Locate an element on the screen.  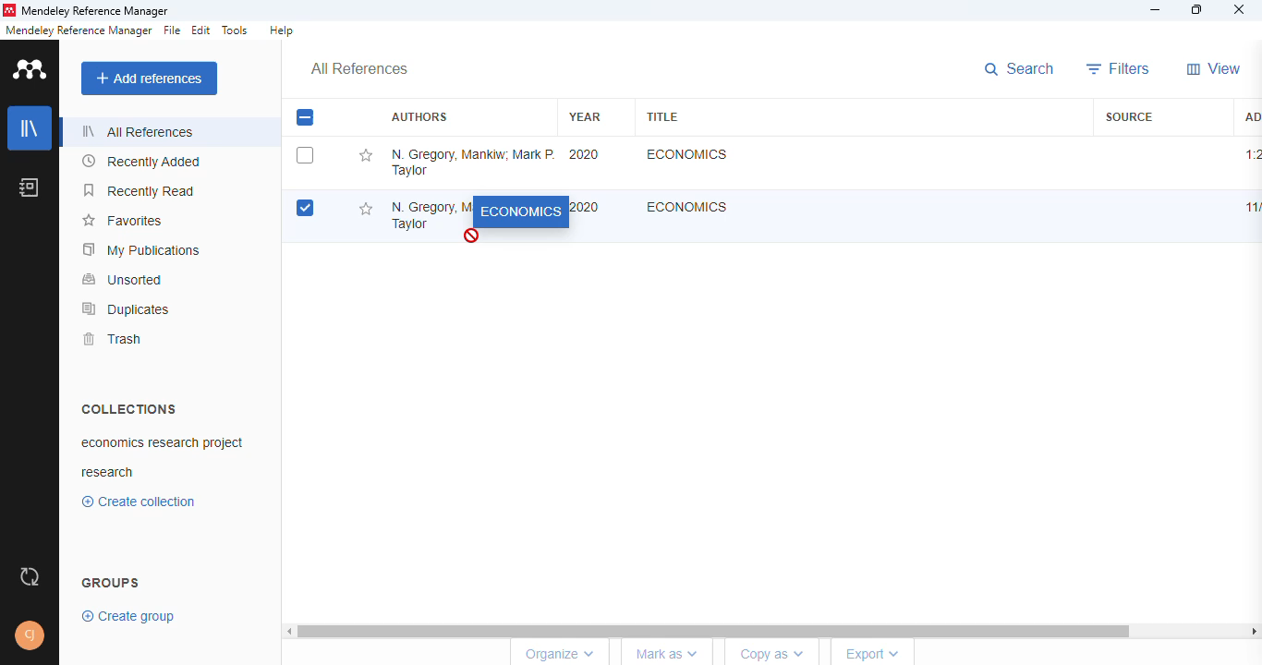
economics is located at coordinates (520, 212).